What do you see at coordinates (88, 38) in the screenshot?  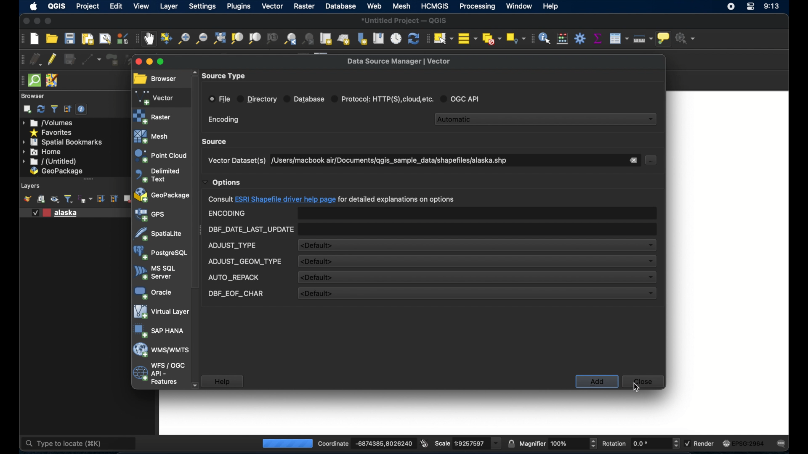 I see `new paint layout` at bounding box center [88, 38].